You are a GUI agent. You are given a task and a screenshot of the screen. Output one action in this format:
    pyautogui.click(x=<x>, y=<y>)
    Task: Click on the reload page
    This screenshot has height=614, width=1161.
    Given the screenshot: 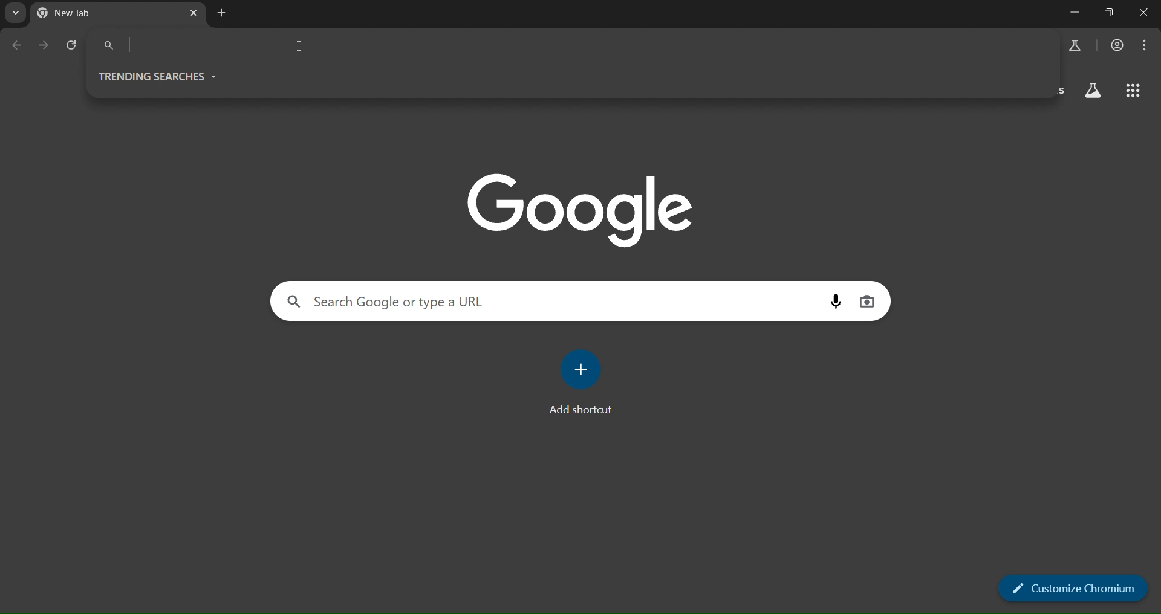 What is the action you would take?
    pyautogui.click(x=76, y=45)
    